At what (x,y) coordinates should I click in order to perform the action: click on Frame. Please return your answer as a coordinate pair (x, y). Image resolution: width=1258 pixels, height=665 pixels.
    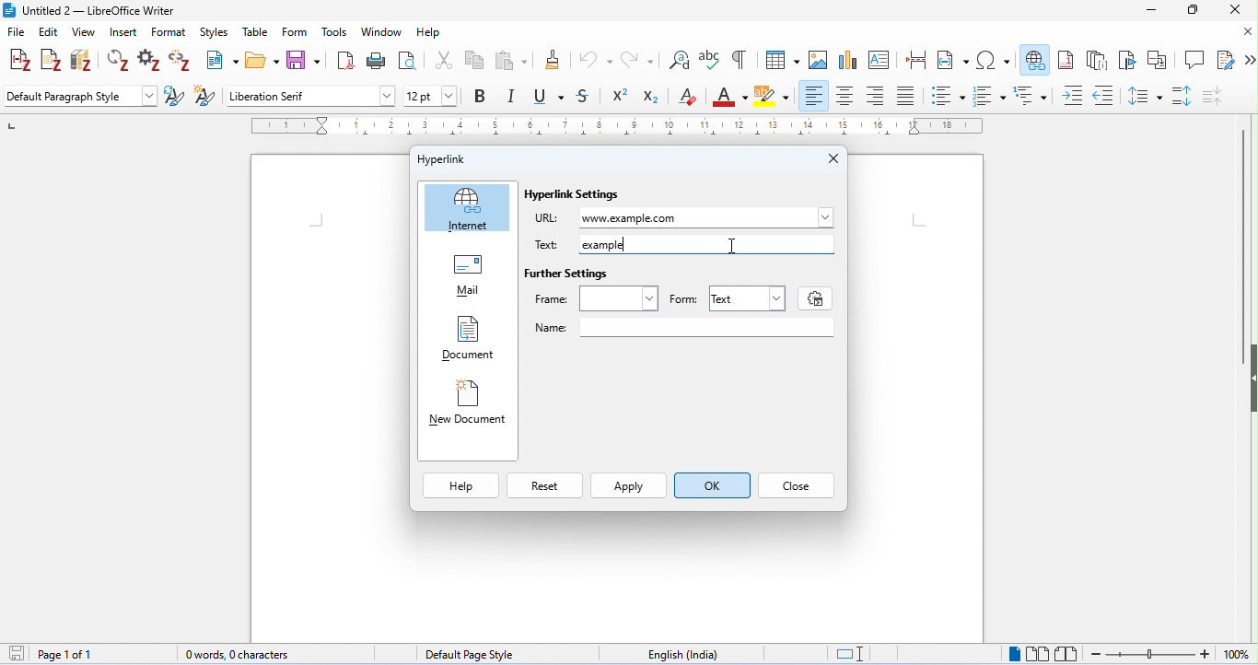
    Looking at the image, I should click on (550, 295).